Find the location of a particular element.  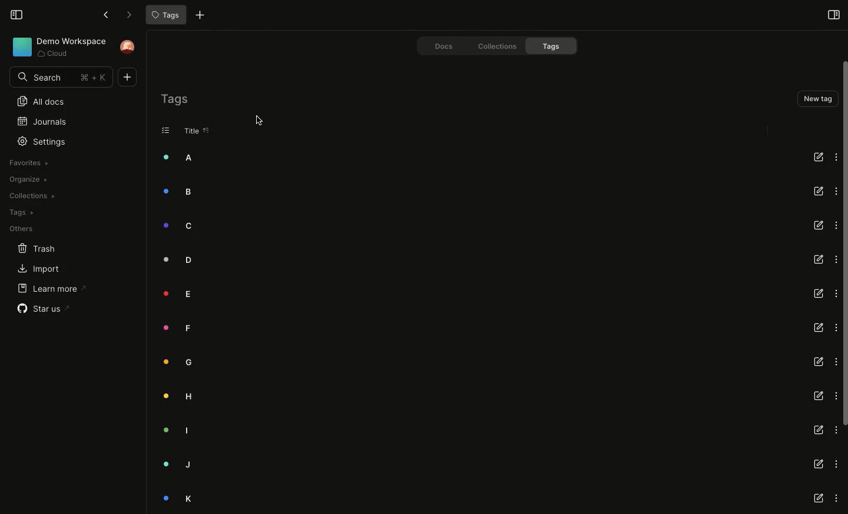

Rename is located at coordinates (817, 191).